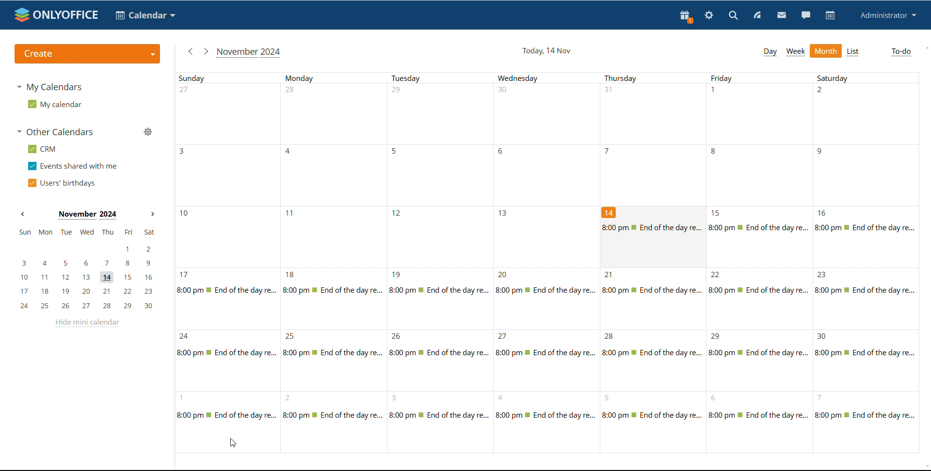  What do you see at coordinates (61, 183) in the screenshot?
I see `users' birthdays` at bounding box center [61, 183].